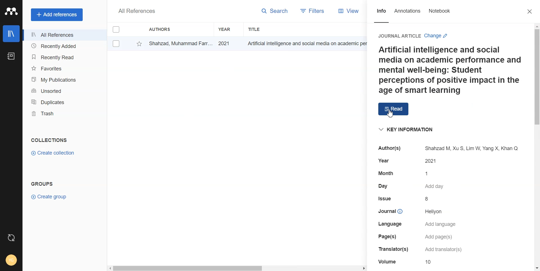 The height and width of the screenshot is (271, 540). I want to click on Collection, so click(49, 141).